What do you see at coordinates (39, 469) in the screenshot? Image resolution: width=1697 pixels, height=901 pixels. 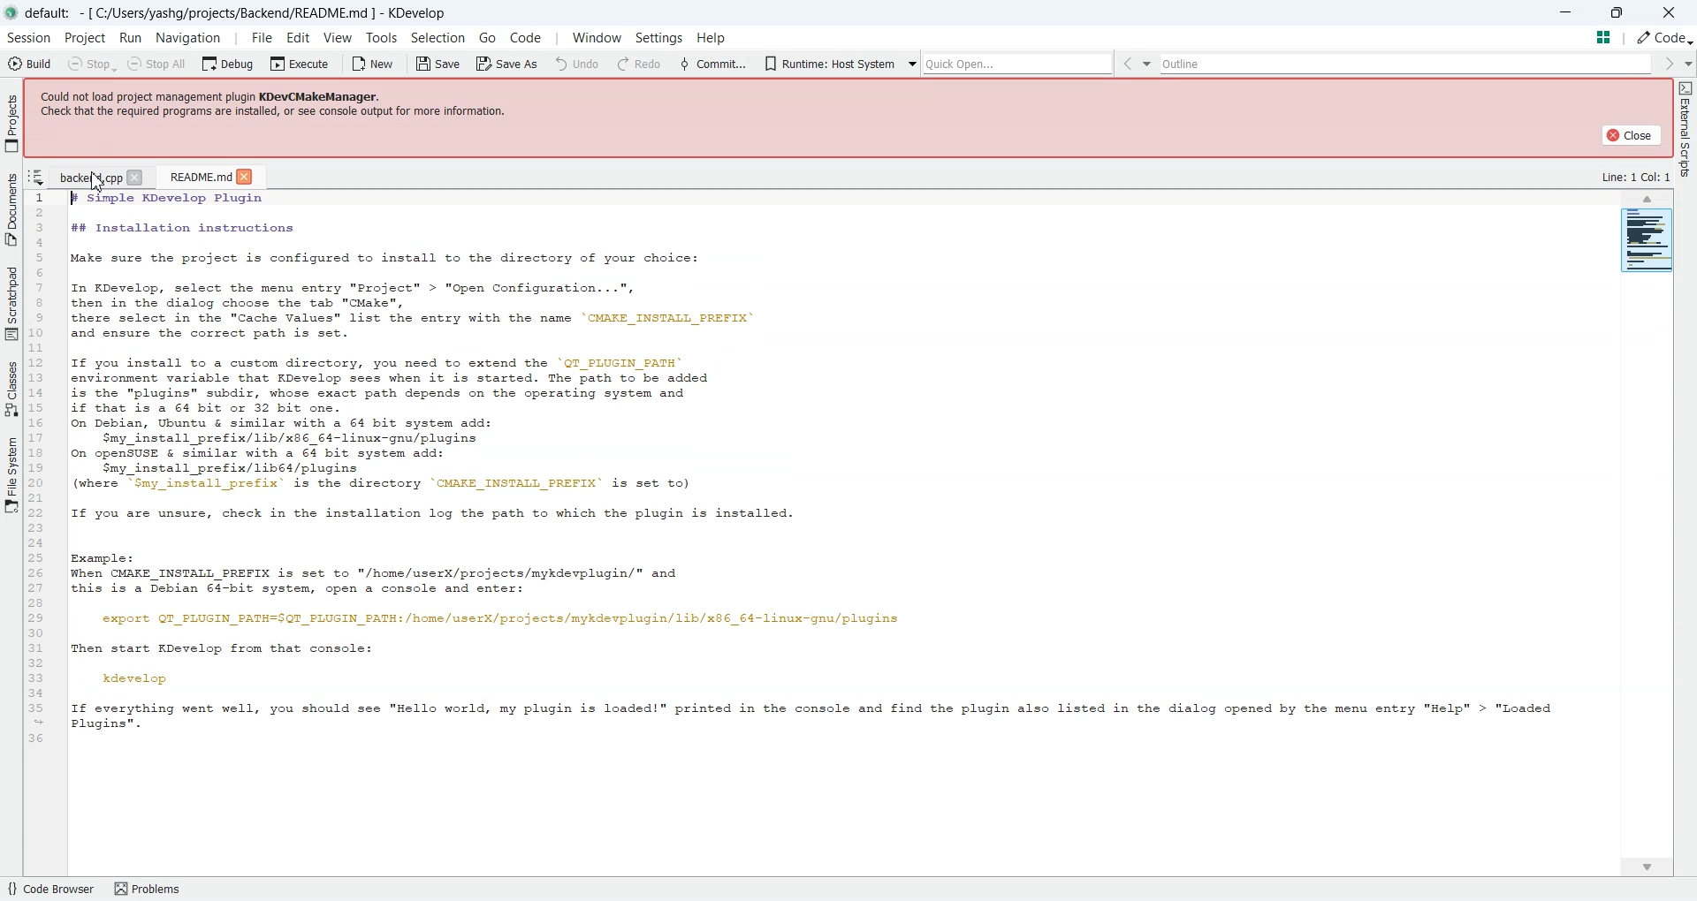 I see `Column numbers` at bounding box center [39, 469].